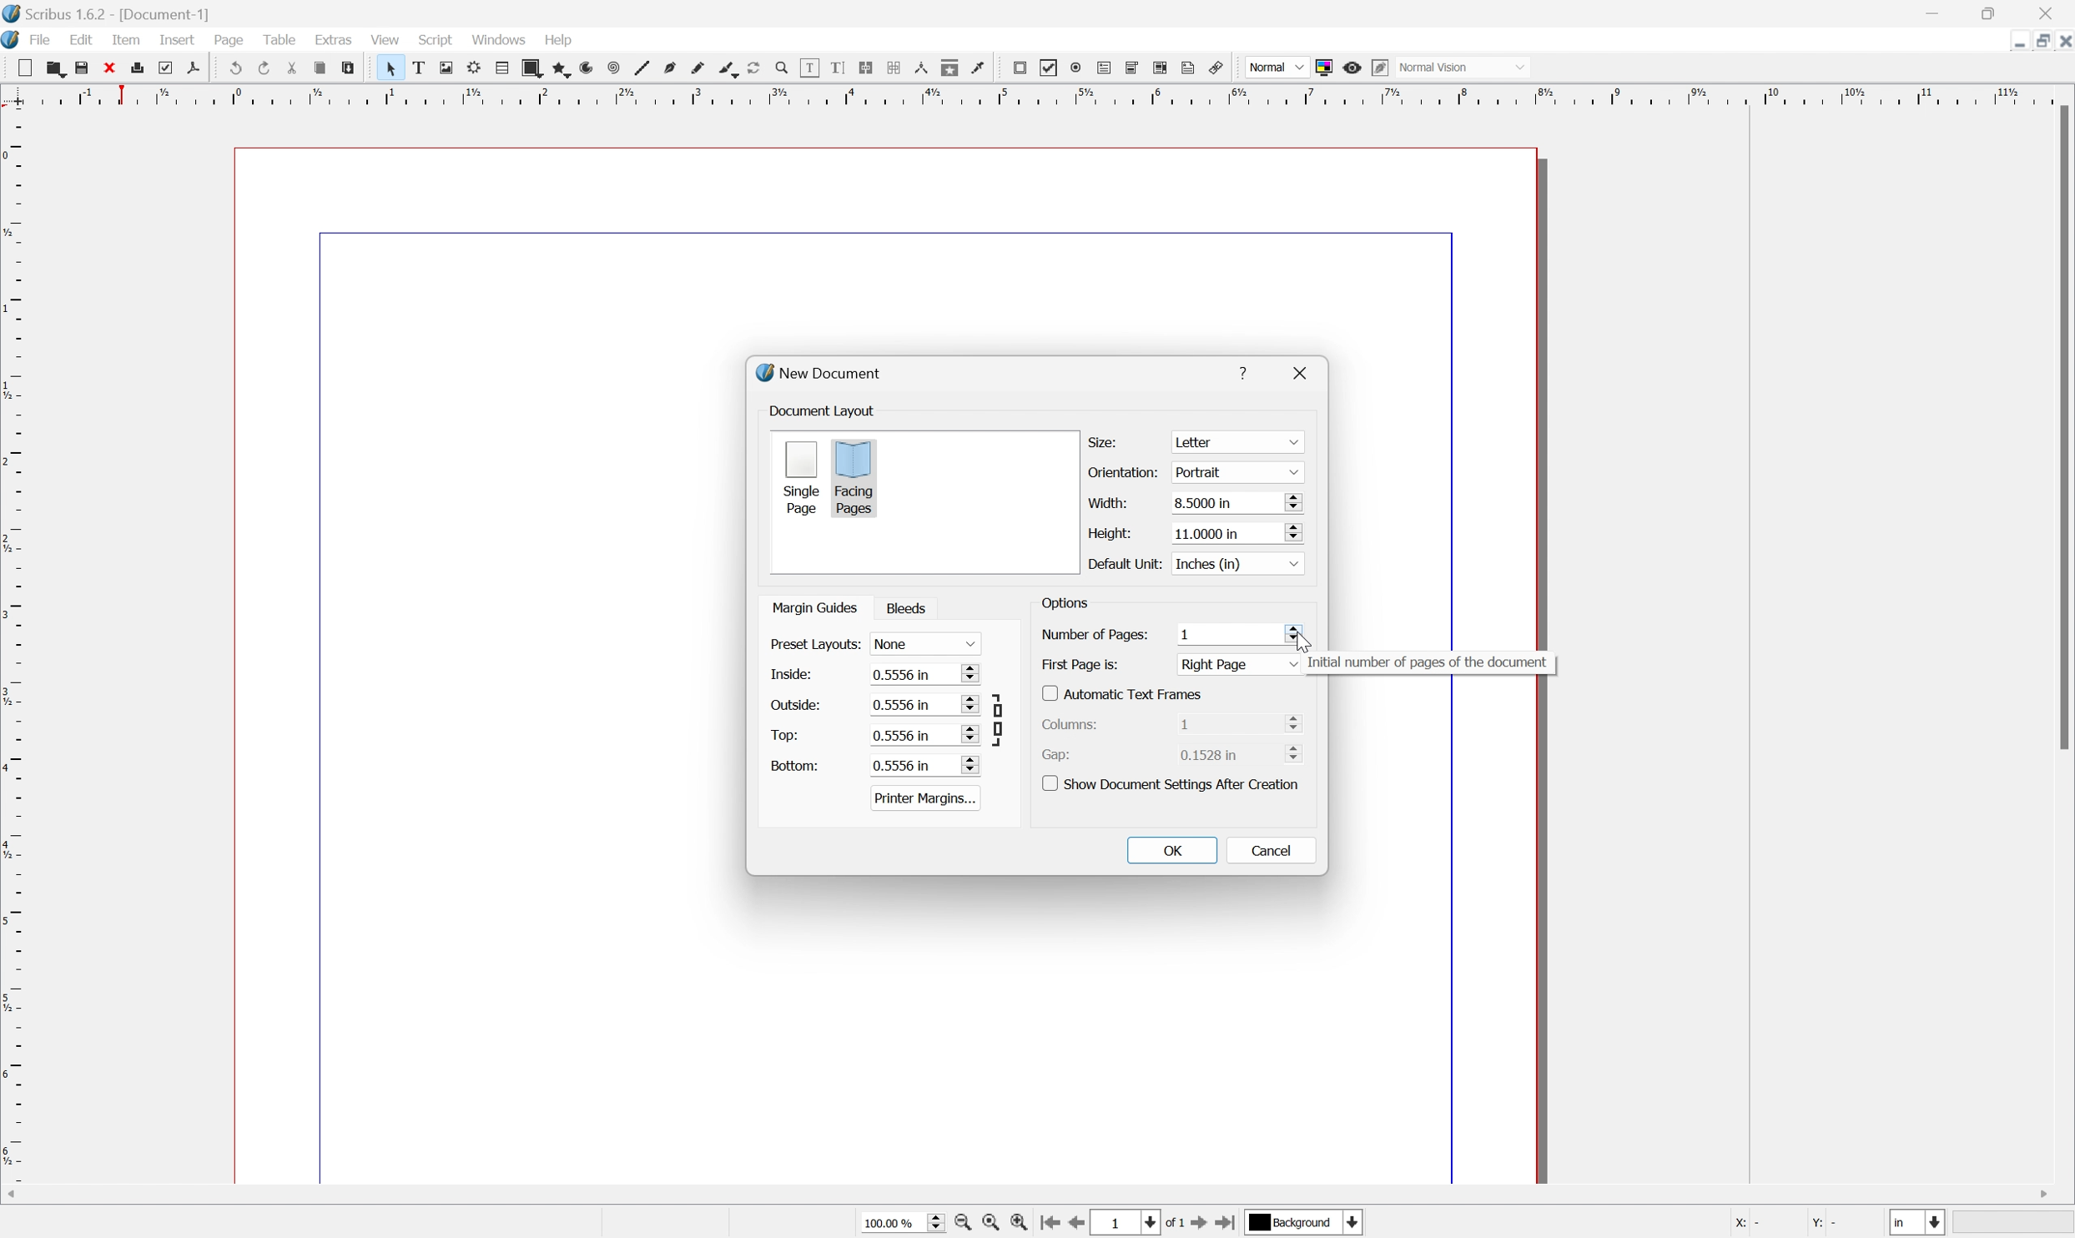  What do you see at coordinates (1126, 473) in the screenshot?
I see `orientation:` at bounding box center [1126, 473].